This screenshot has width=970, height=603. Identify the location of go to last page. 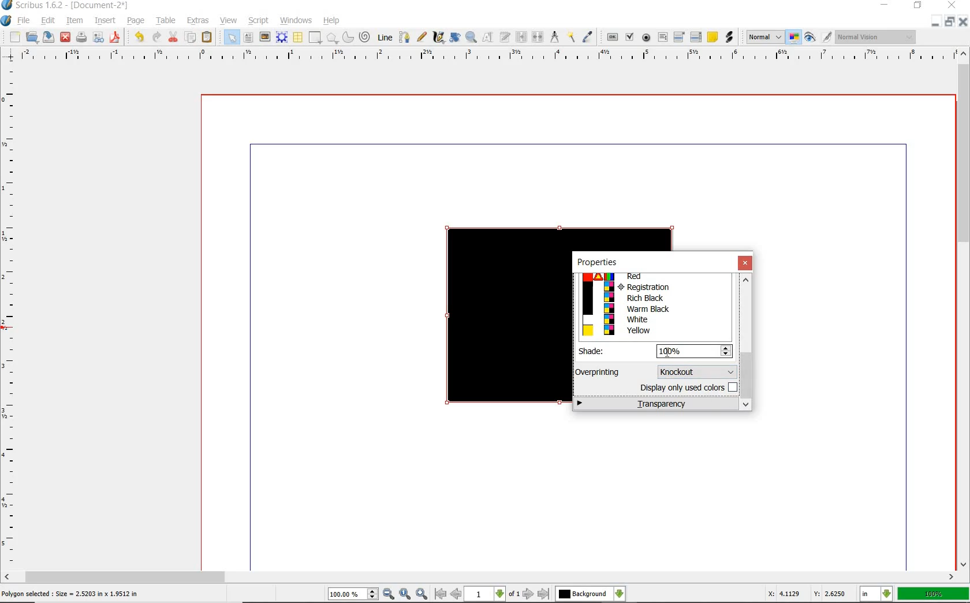
(544, 593).